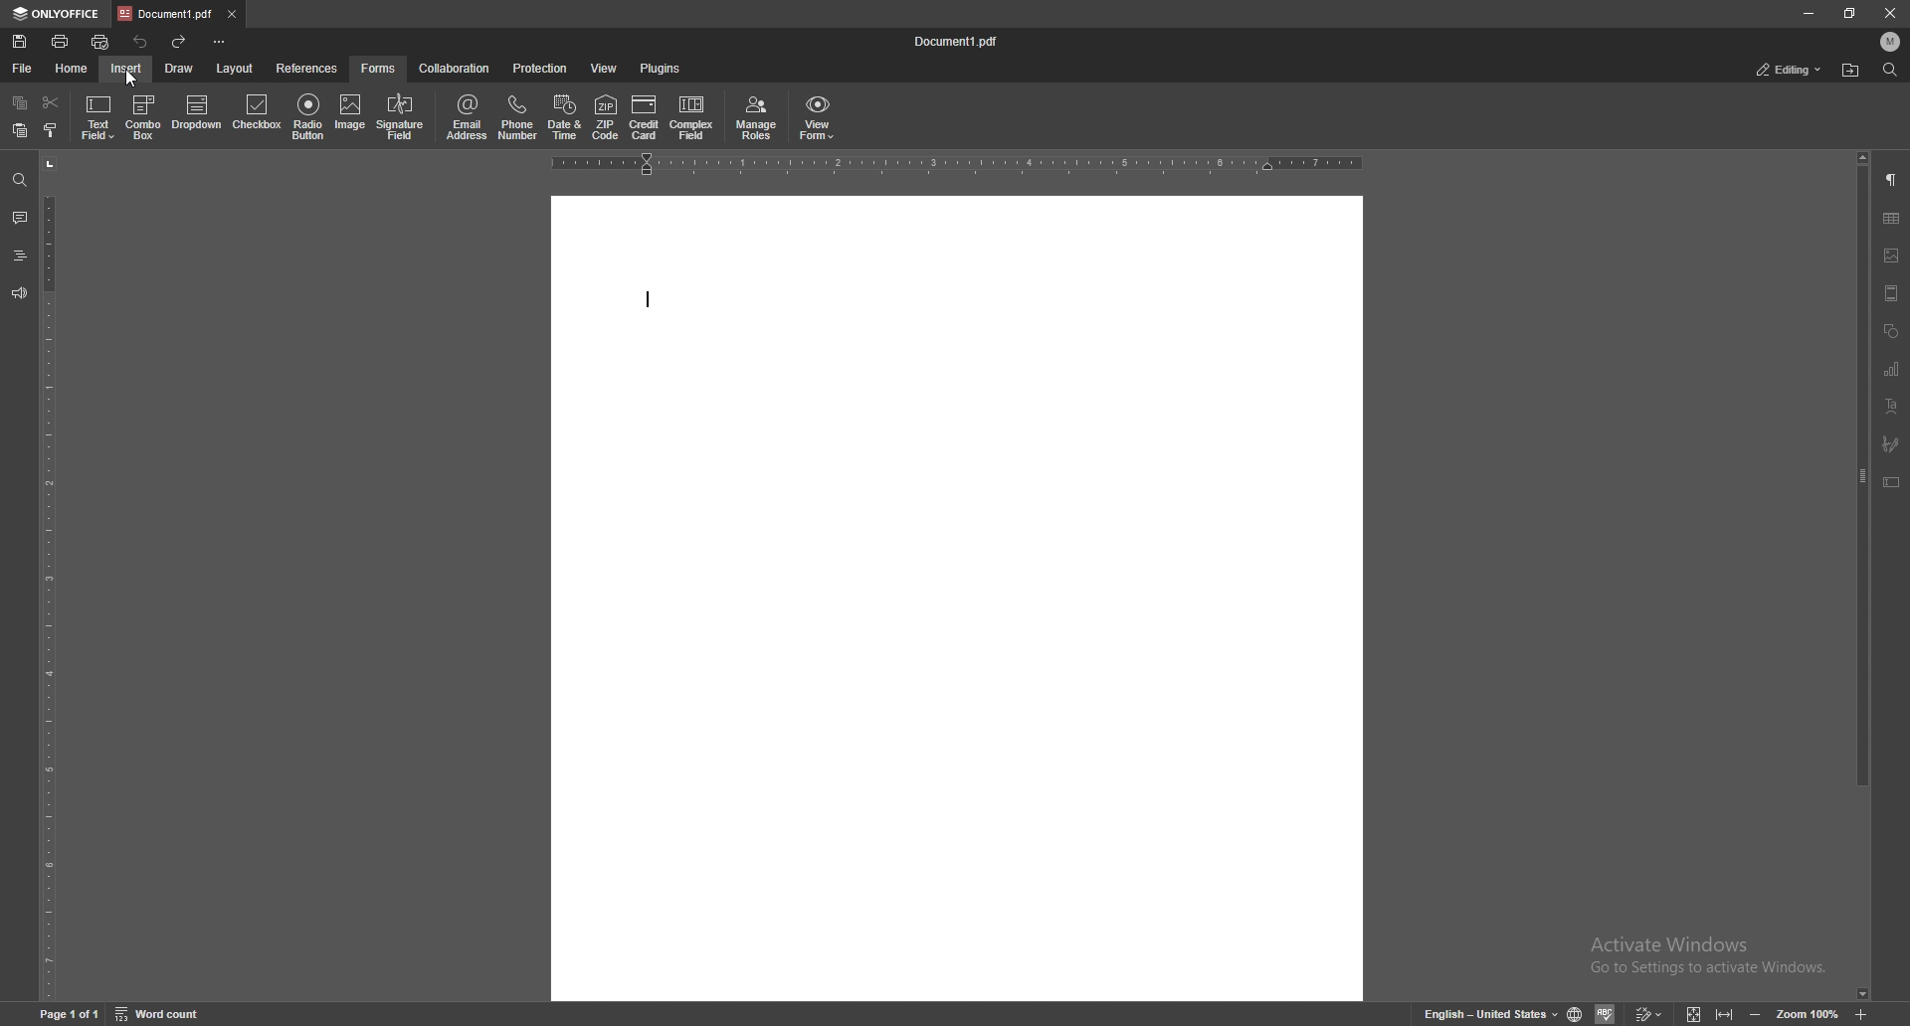 This screenshot has height=1026, width=1910. Describe the element at coordinates (1893, 372) in the screenshot. I see `chart` at that location.